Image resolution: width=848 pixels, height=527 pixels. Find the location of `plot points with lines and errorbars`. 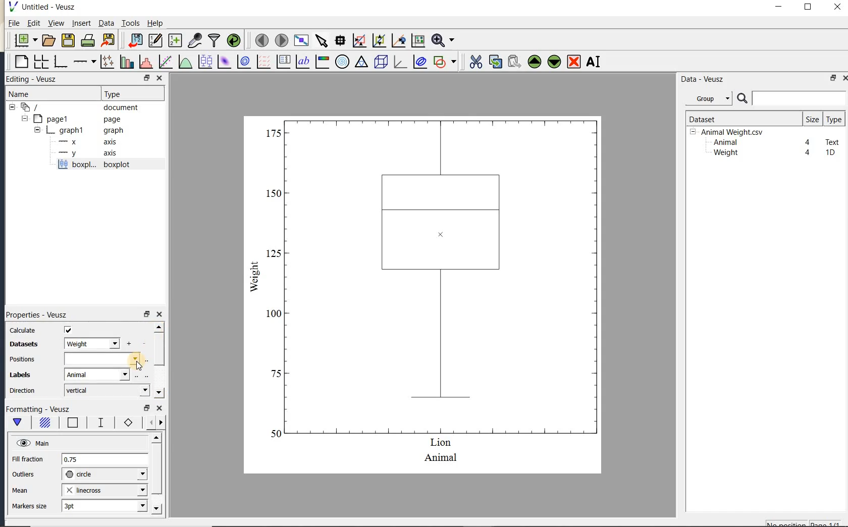

plot points with lines and errorbars is located at coordinates (108, 62).